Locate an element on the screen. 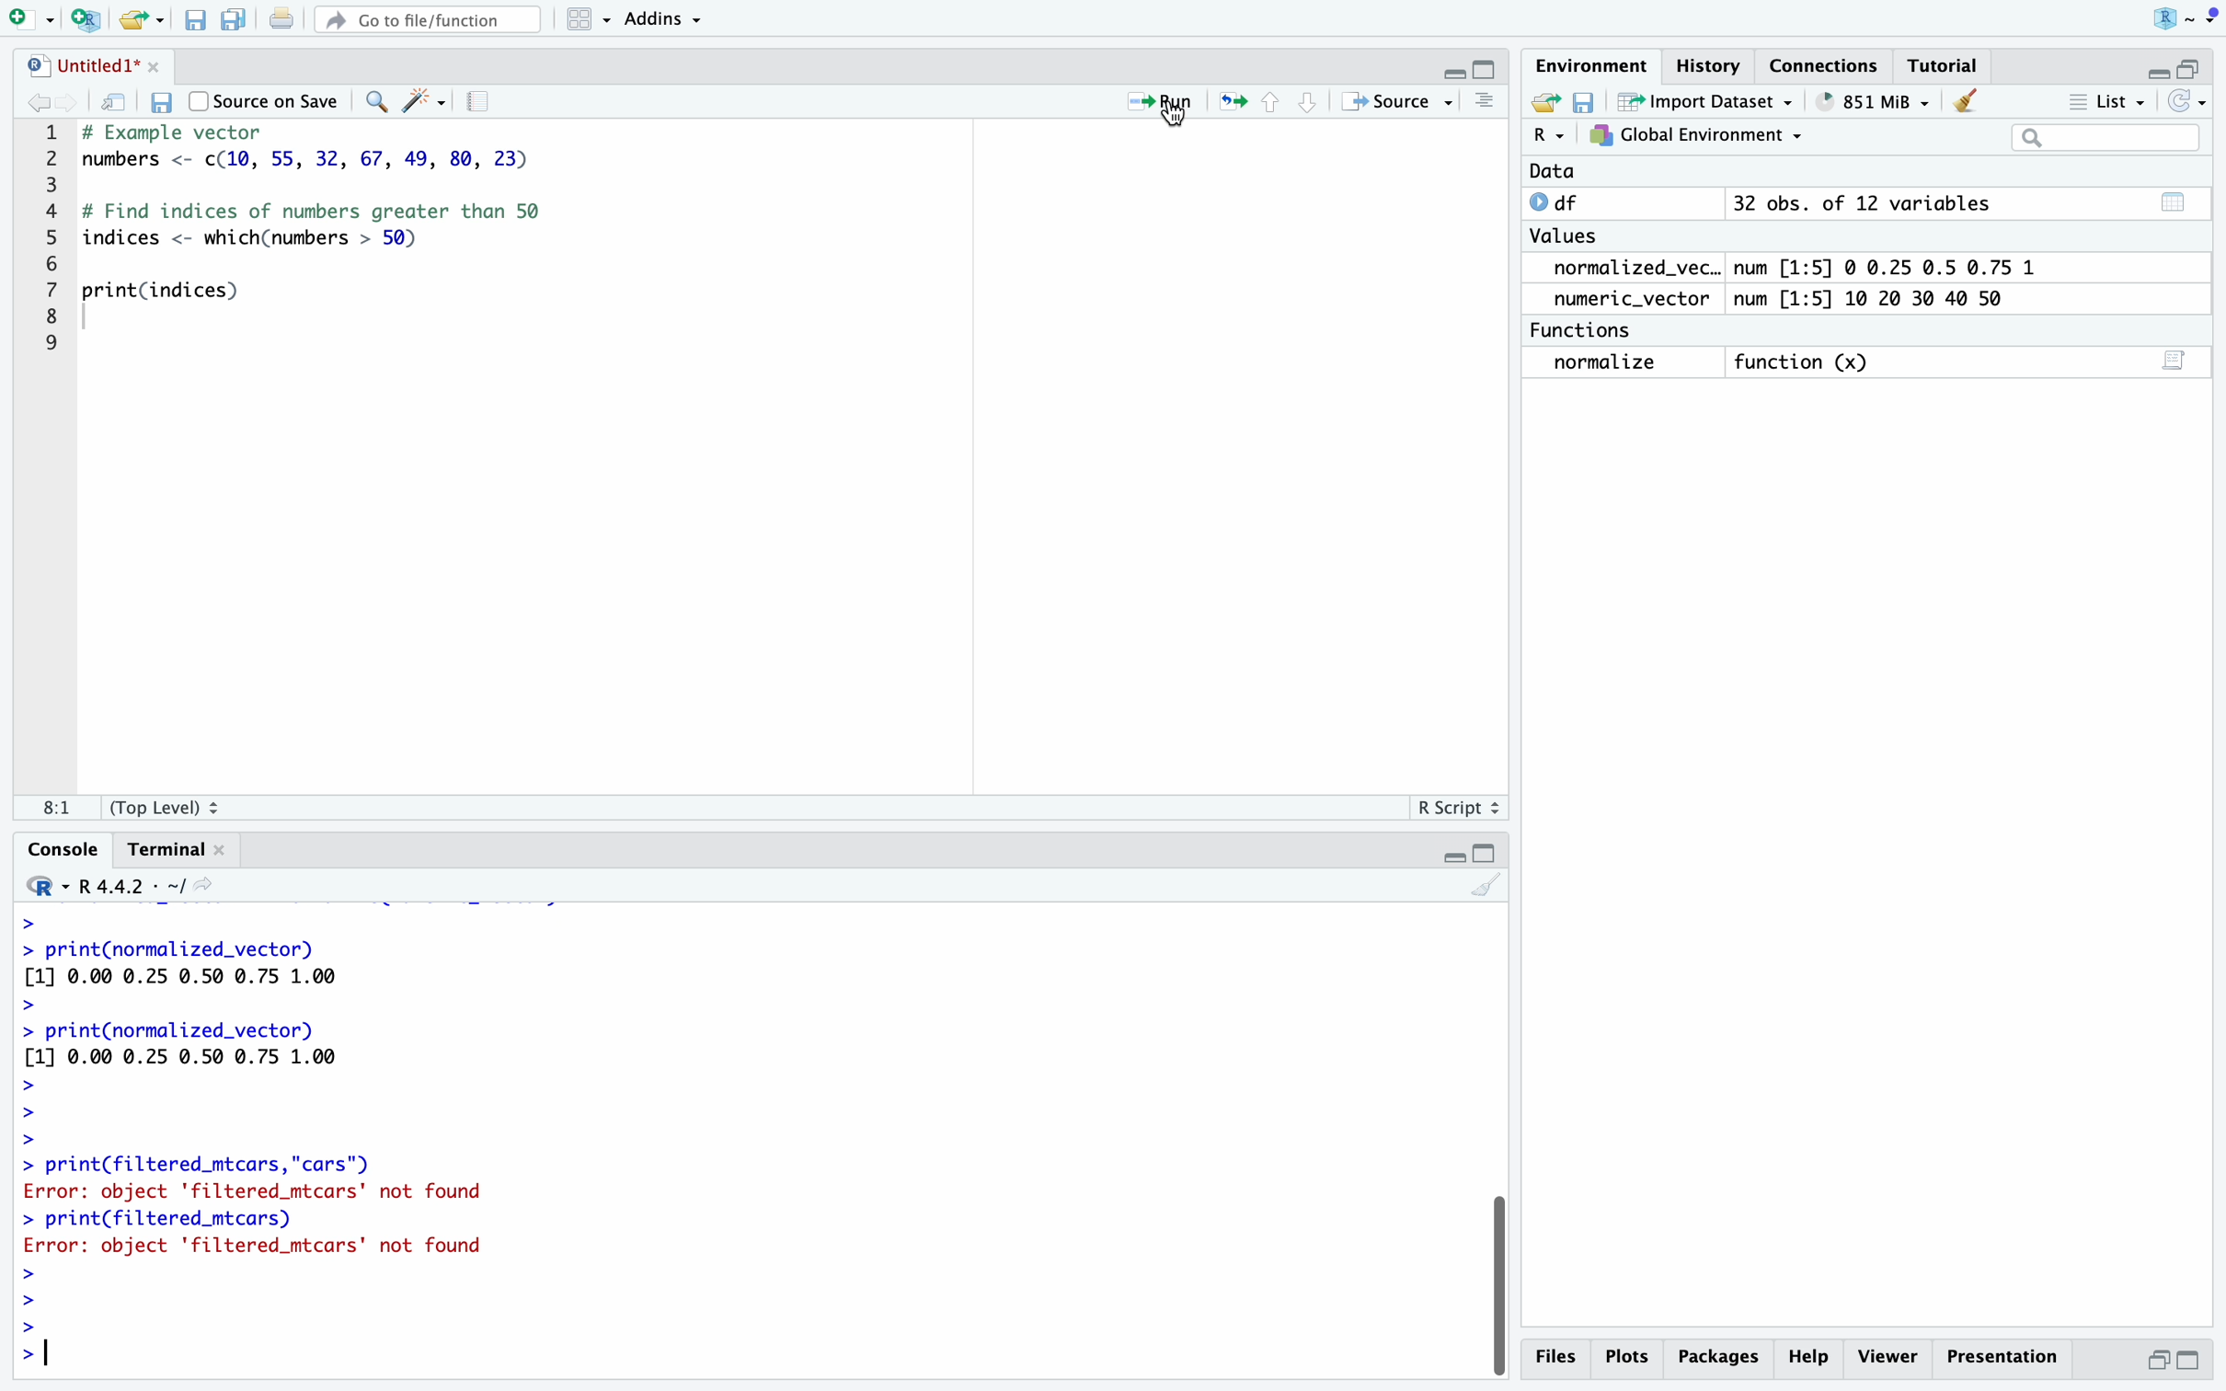 This screenshot has width=2226, height=1391. 0 df is located at coordinates (1563, 201).